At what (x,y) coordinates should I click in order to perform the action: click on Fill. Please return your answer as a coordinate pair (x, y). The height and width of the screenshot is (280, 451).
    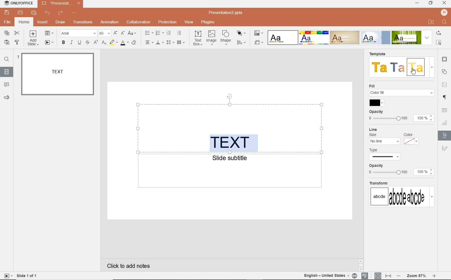
    Looking at the image, I should click on (401, 91).